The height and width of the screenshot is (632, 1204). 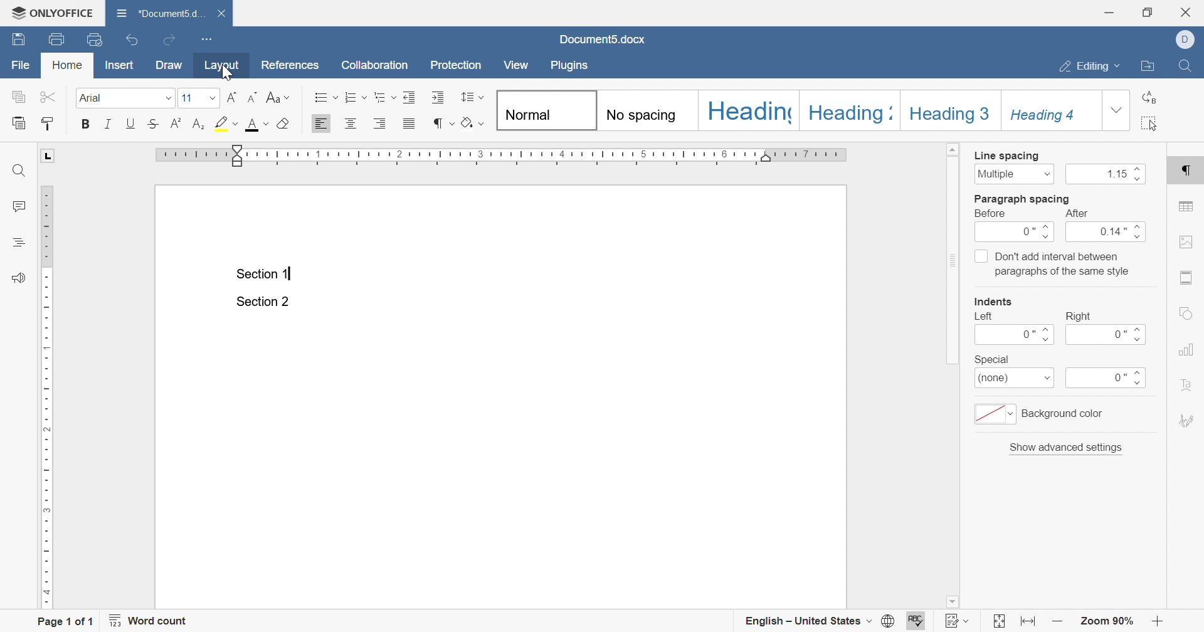 I want to click on scroll bar, so click(x=954, y=254).